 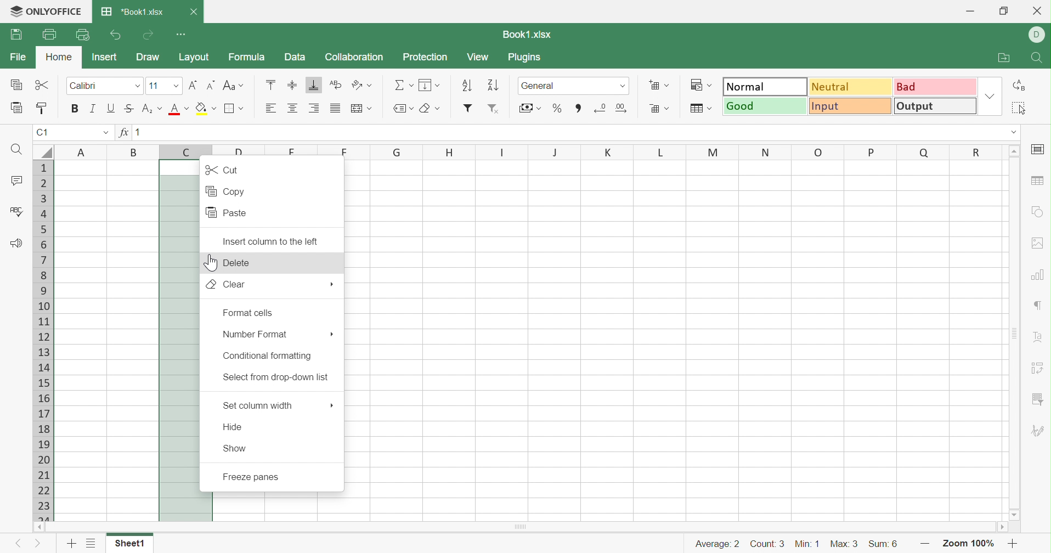 I want to click on Change case, so click(x=227, y=86).